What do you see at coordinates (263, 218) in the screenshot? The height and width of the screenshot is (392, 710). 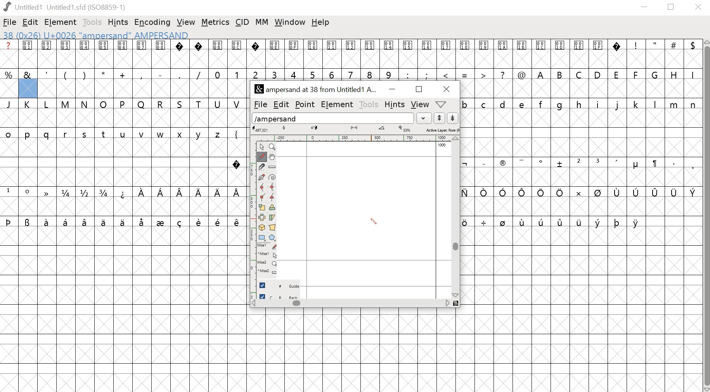 I see `flip the selection` at bounding box center [263, 218].